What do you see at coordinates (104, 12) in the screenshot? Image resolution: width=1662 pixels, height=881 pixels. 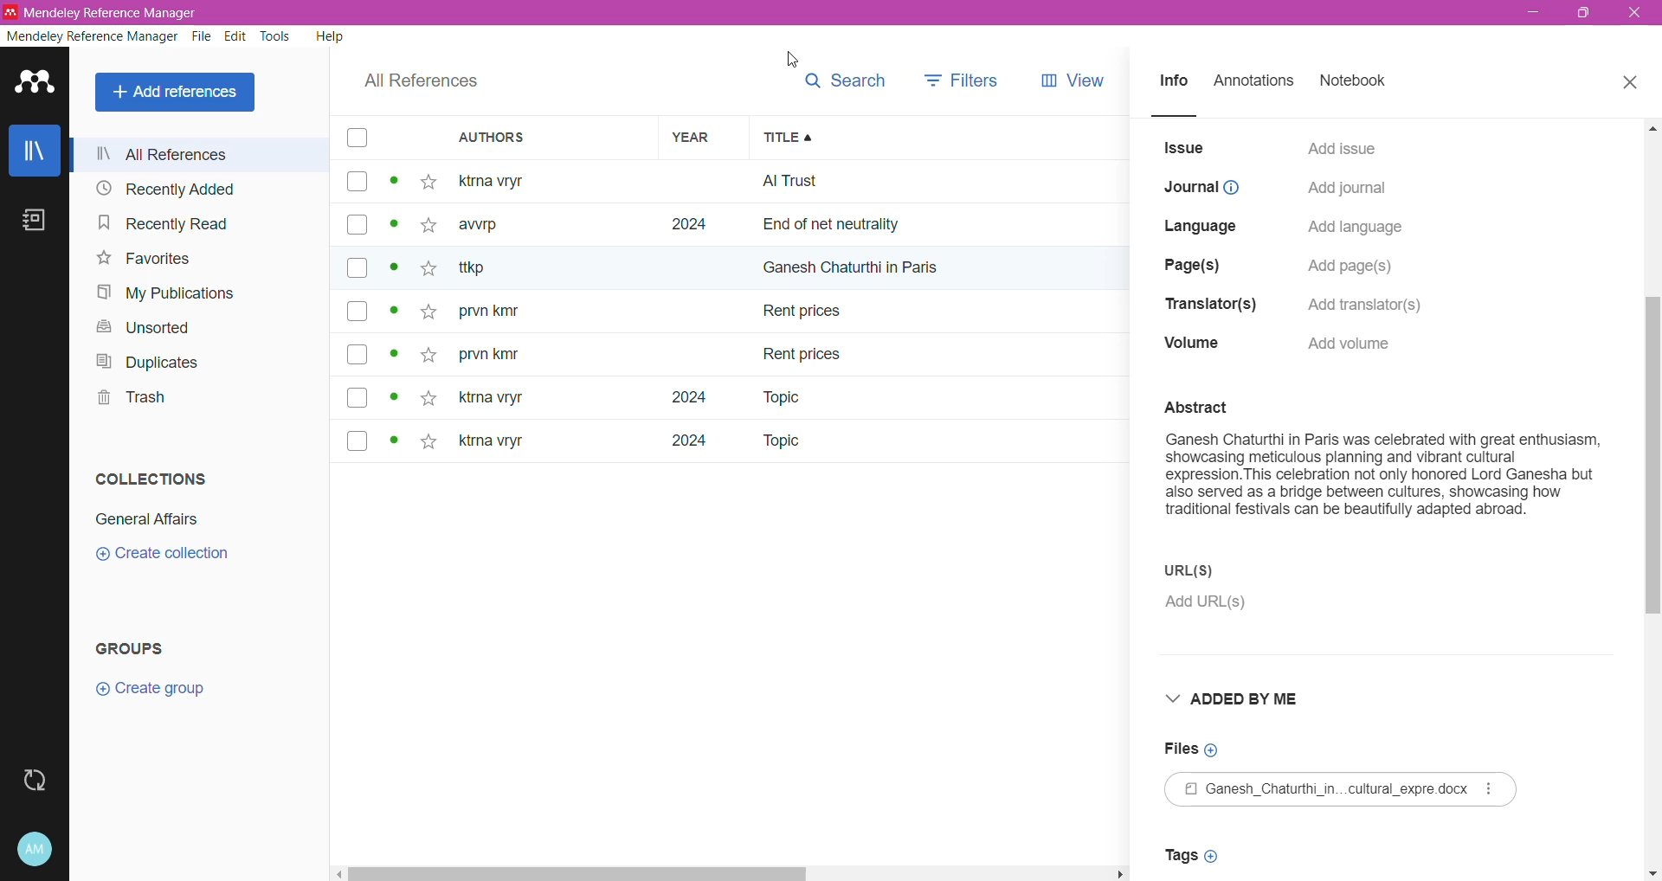 I see `Application Name` at bounding box center [104, 12].